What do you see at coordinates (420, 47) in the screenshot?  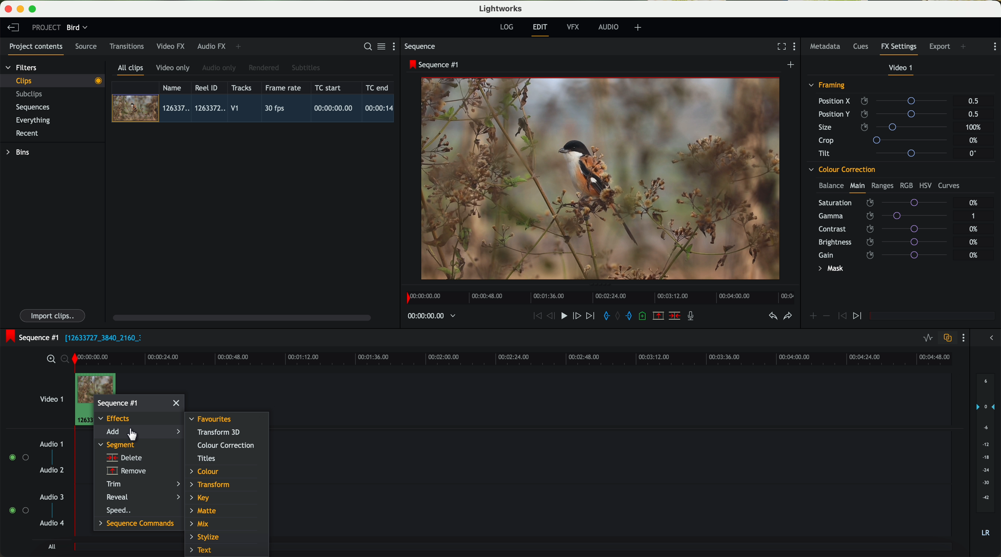 I see `sequence` at bounding box center [420, 47].